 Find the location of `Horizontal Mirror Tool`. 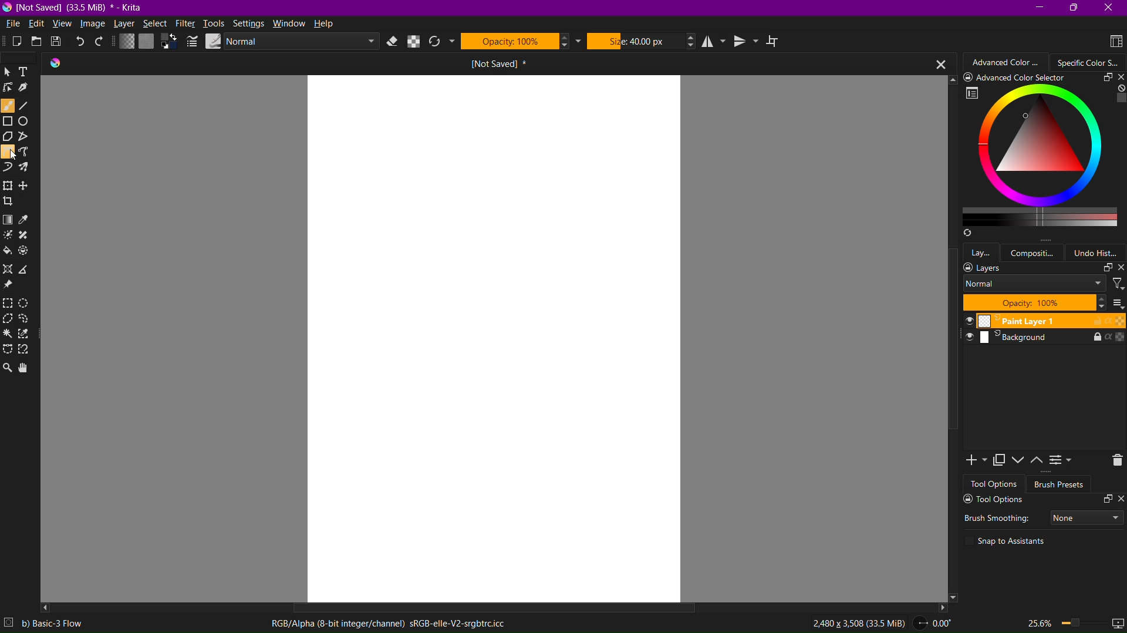

Horizontal Mirror Tool is located at coordinates (715, 41).